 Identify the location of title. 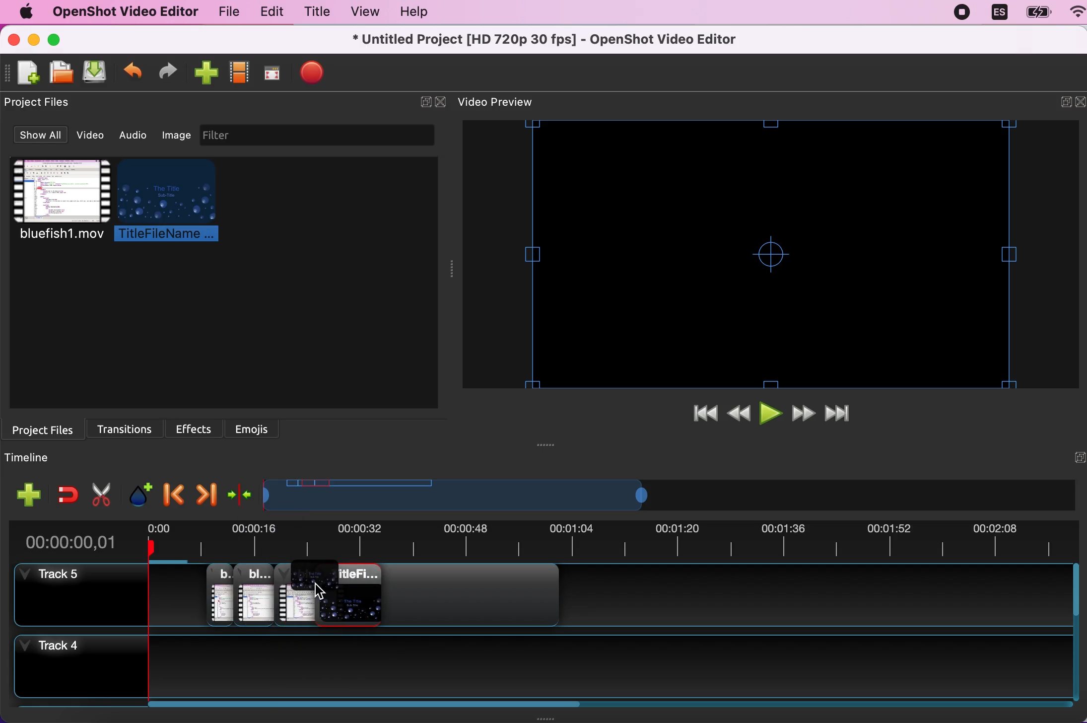
(315, 13).